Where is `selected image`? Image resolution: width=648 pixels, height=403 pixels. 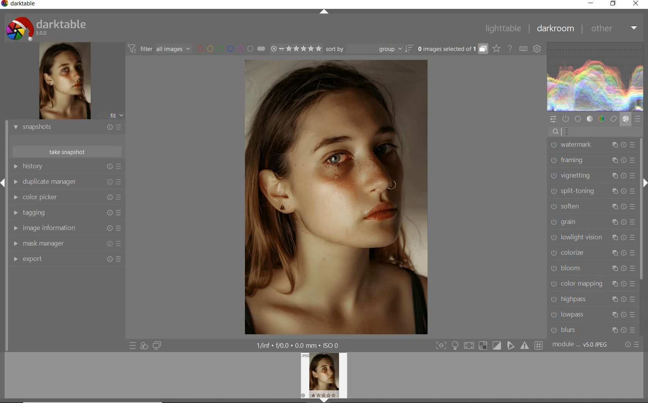 selected image is located at coordinates (337, 197).